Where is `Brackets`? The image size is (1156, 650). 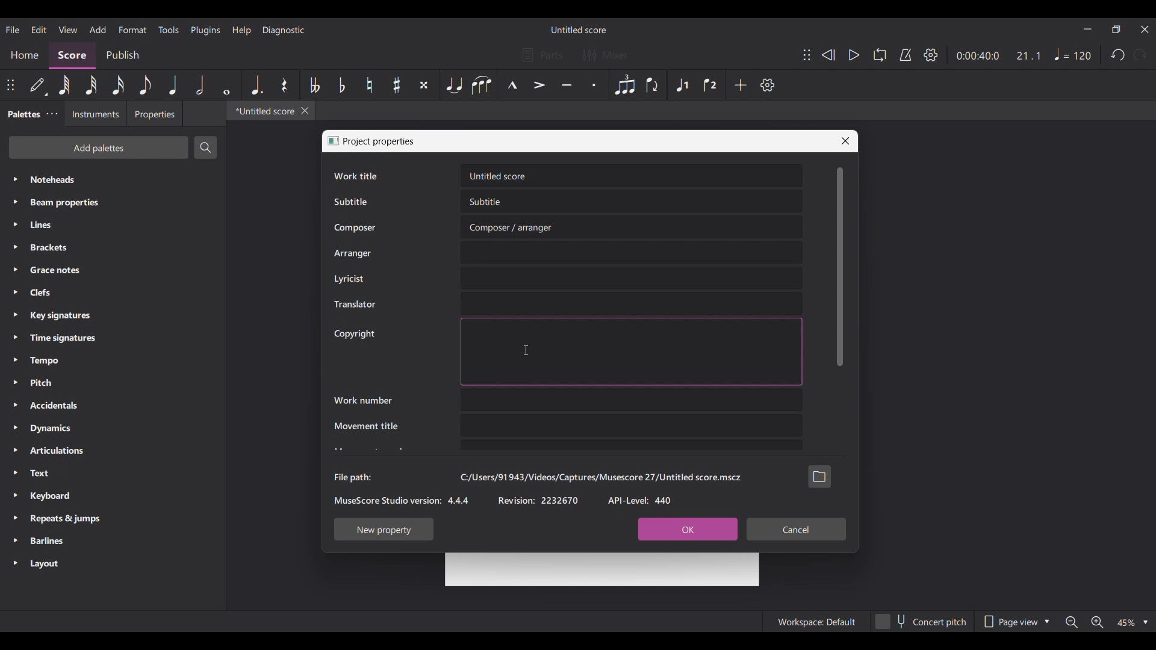 Brackets is located at coordinates (113, 247).